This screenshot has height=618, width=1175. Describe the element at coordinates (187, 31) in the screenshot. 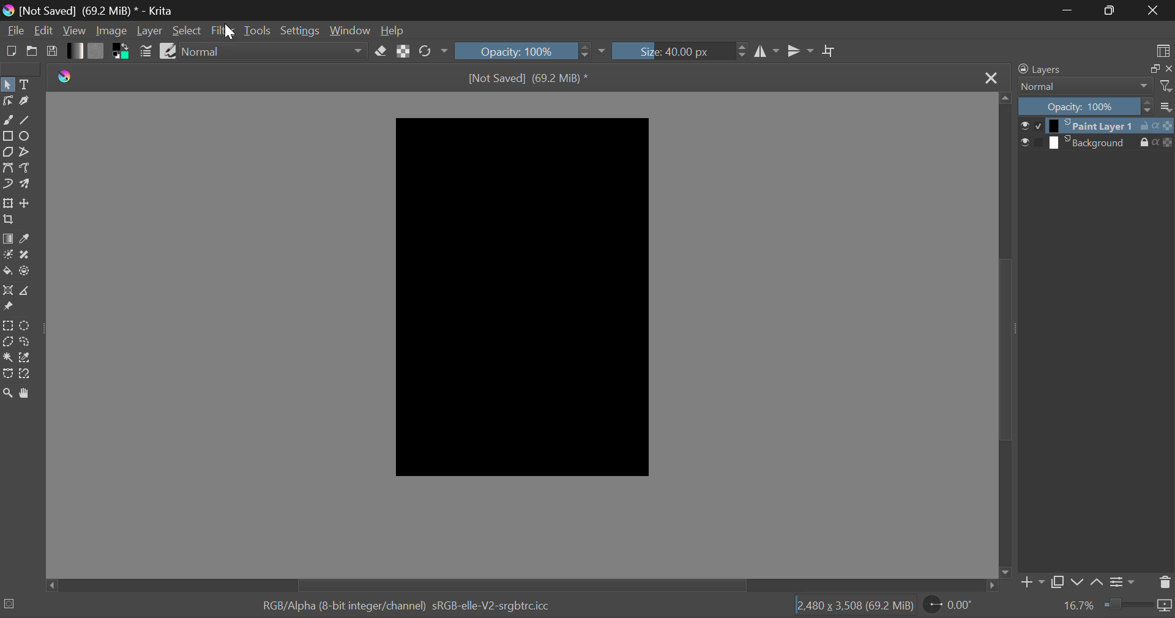

I see `Select` at that location.